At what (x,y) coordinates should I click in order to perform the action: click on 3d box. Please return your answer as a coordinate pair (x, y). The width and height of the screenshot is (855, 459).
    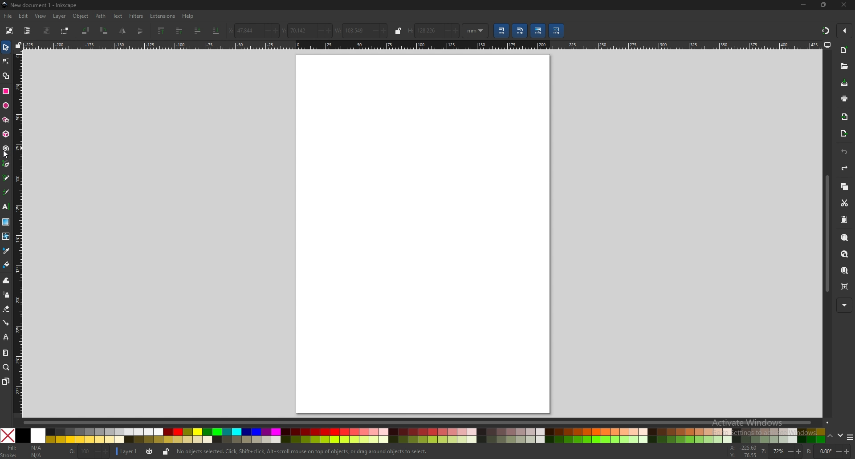
    Looking at the image, I should click on (6, 135).